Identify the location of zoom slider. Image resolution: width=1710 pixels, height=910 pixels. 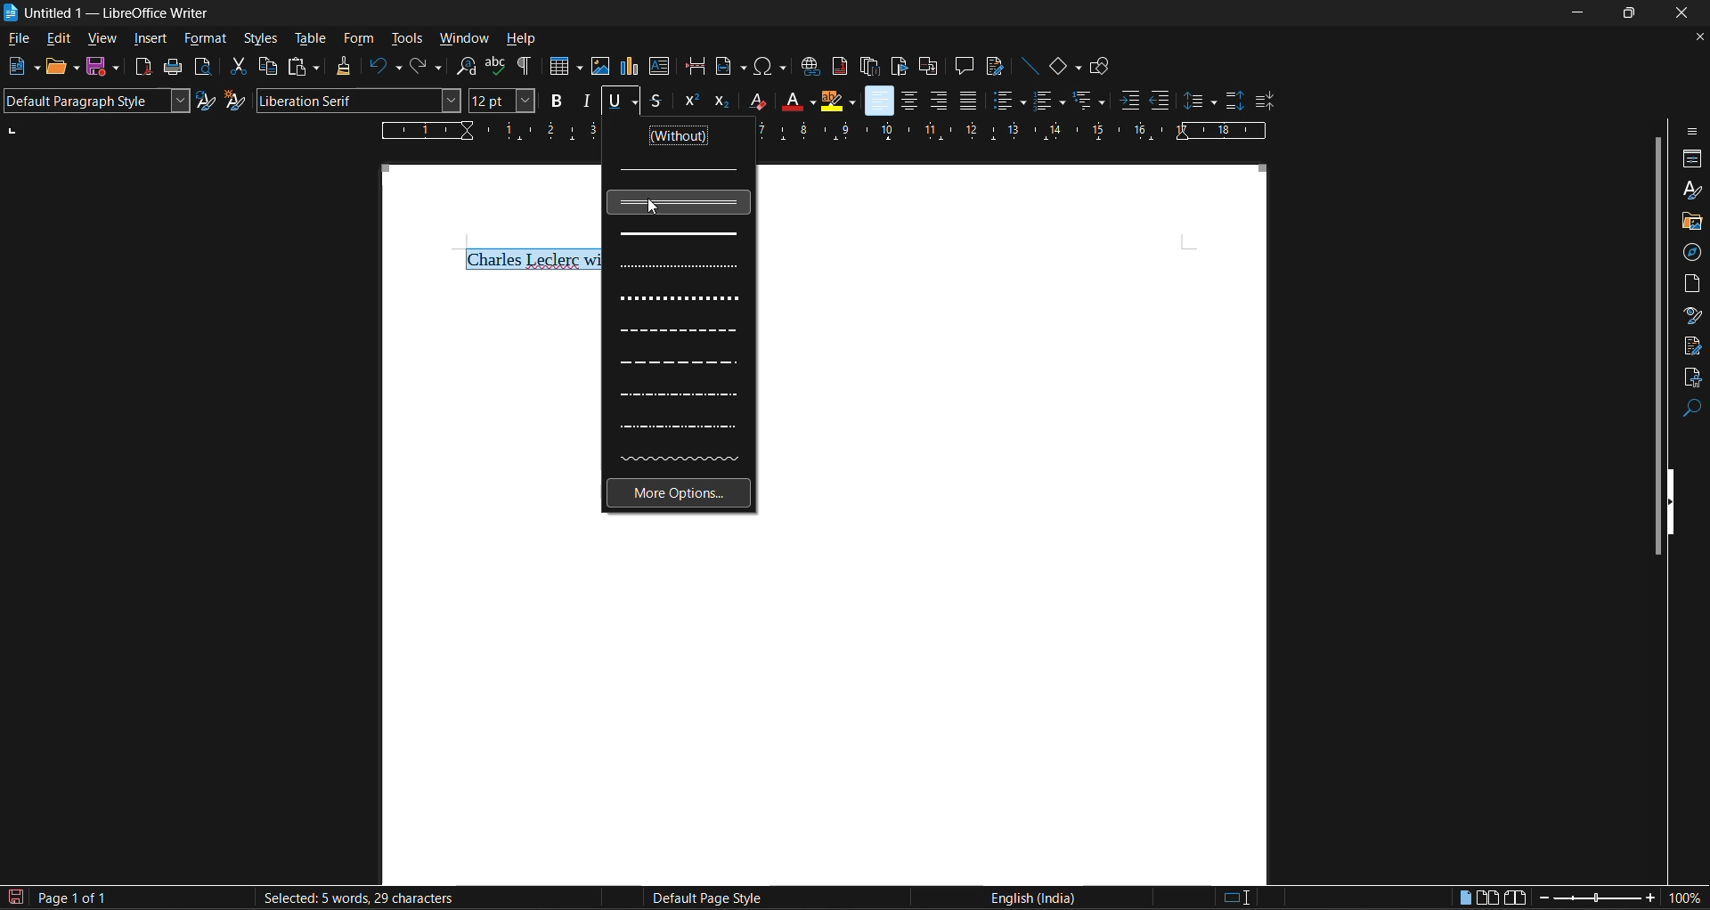
(1595, 900).